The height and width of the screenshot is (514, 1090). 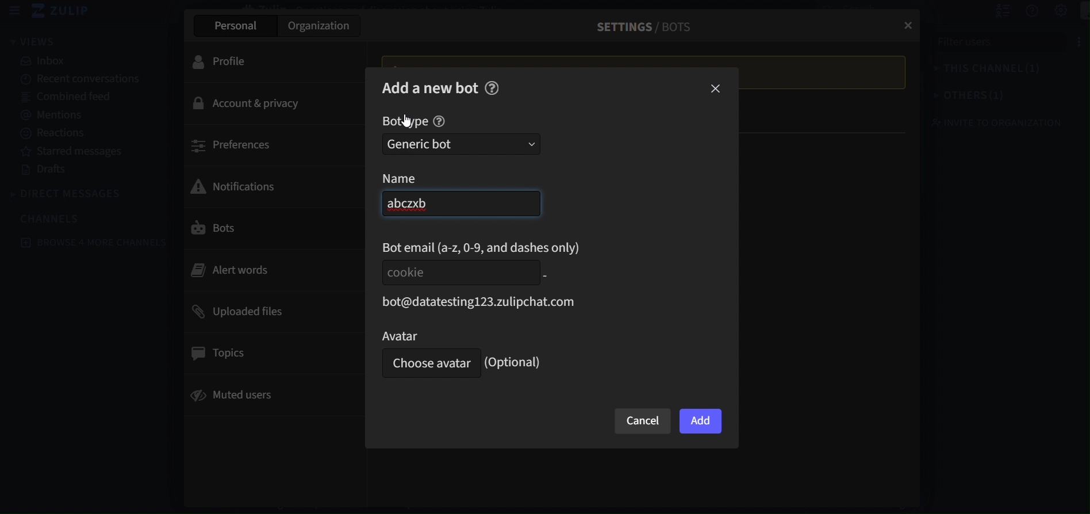 What do you see at coordinates (483, 247) in the screenshot?
I see `bot email(a-z,0-9, and dashes only)` at bounding box center [483, 247].